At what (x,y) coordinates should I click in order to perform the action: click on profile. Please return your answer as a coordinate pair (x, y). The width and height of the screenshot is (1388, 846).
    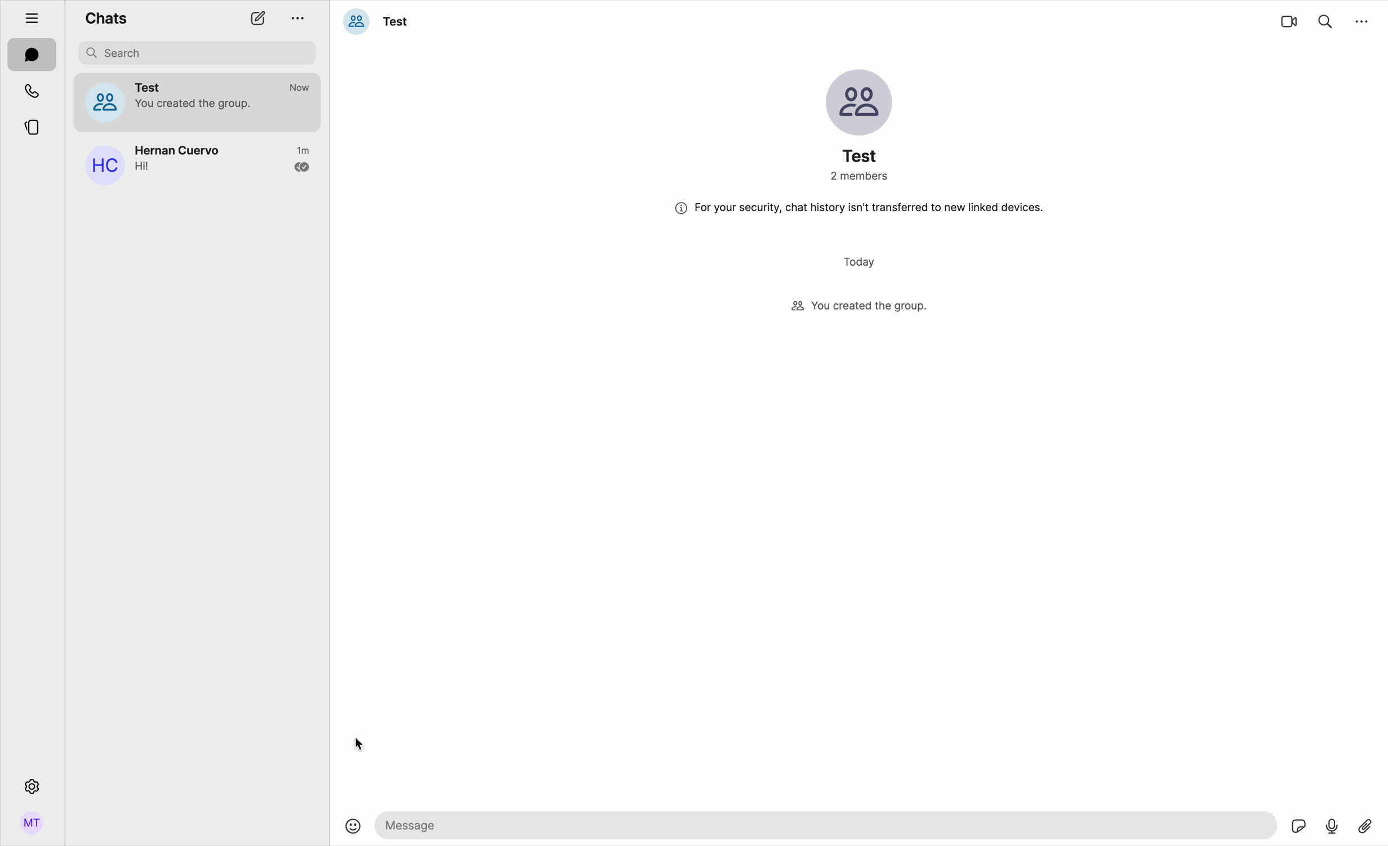
    Looking at the image, I should click on (32, 827).